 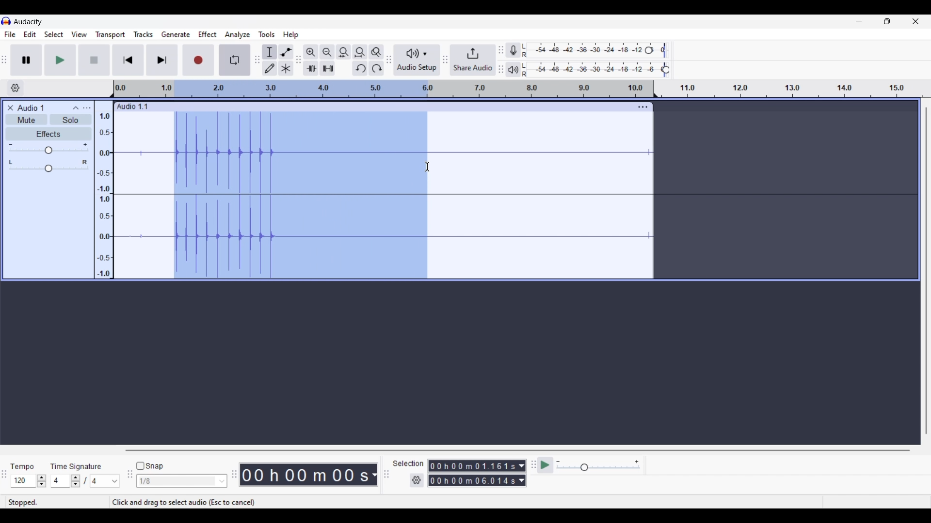 What do you see at coordinates (359, 68) in the screenshot?
I see `Undo` at bounding box center [359, 68].